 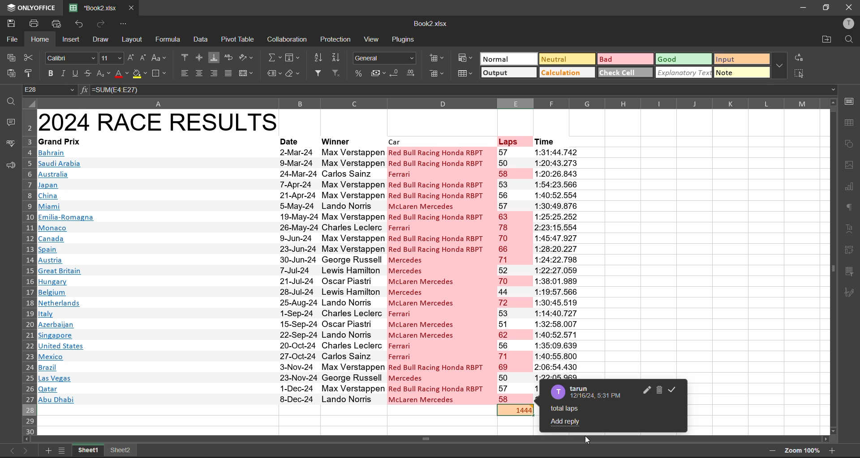 What do you see at coordinates (56, 23) in the screenshot?
I see `quick print` at bounding box center [56, 23].